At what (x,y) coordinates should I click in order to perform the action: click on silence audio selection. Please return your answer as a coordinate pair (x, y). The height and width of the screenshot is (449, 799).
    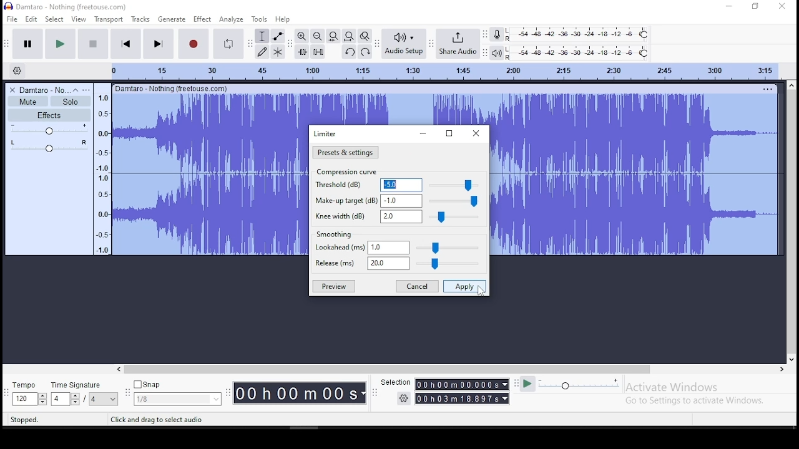
    Looking at the image, I should click on (318, 51).